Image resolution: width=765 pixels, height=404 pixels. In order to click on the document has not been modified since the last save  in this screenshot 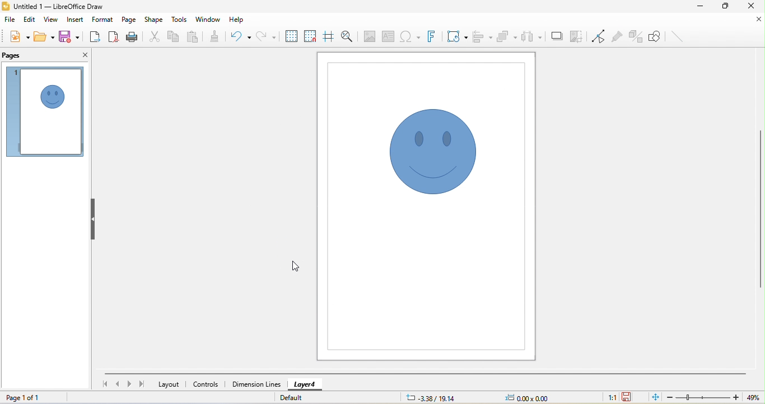, I will do `click(631, 397)`.